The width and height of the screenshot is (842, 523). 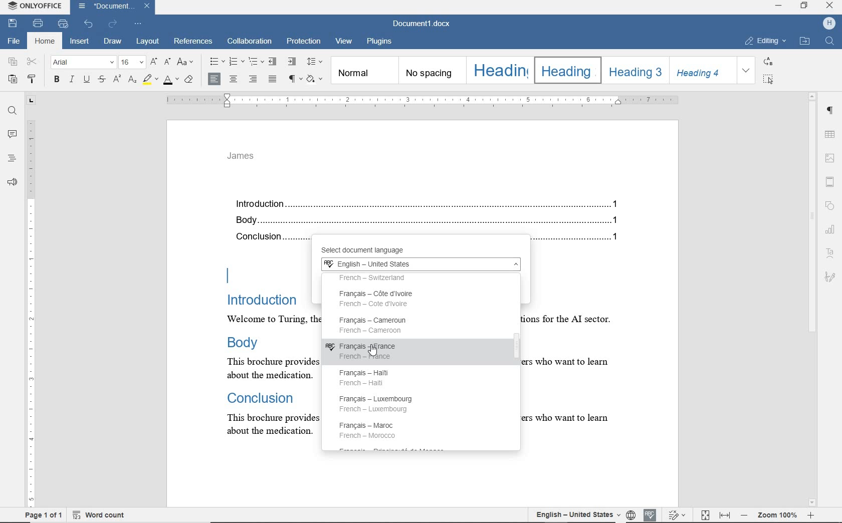 I want to click on Heading 2, so click(x=565, y=70).